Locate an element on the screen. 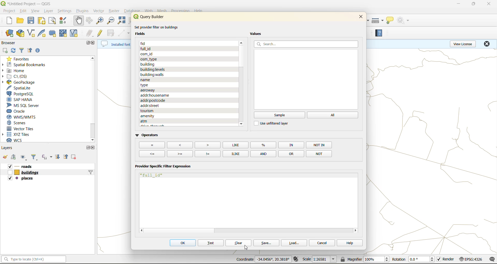 Image resolution: width=497 pixels, height=264 pixels. magnifier is located at coordinates (365, 260).